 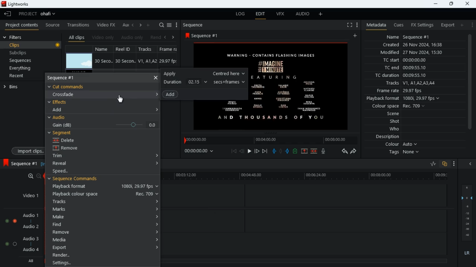 I want to click on all clips, so click(x=77, y=37).